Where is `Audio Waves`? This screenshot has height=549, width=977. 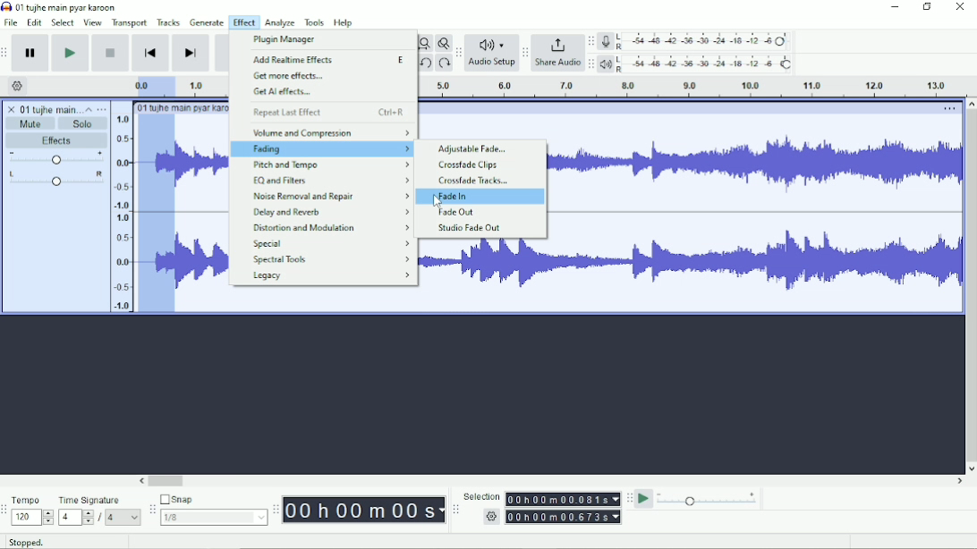
Audio Waves is located at coordinates (755, 166).